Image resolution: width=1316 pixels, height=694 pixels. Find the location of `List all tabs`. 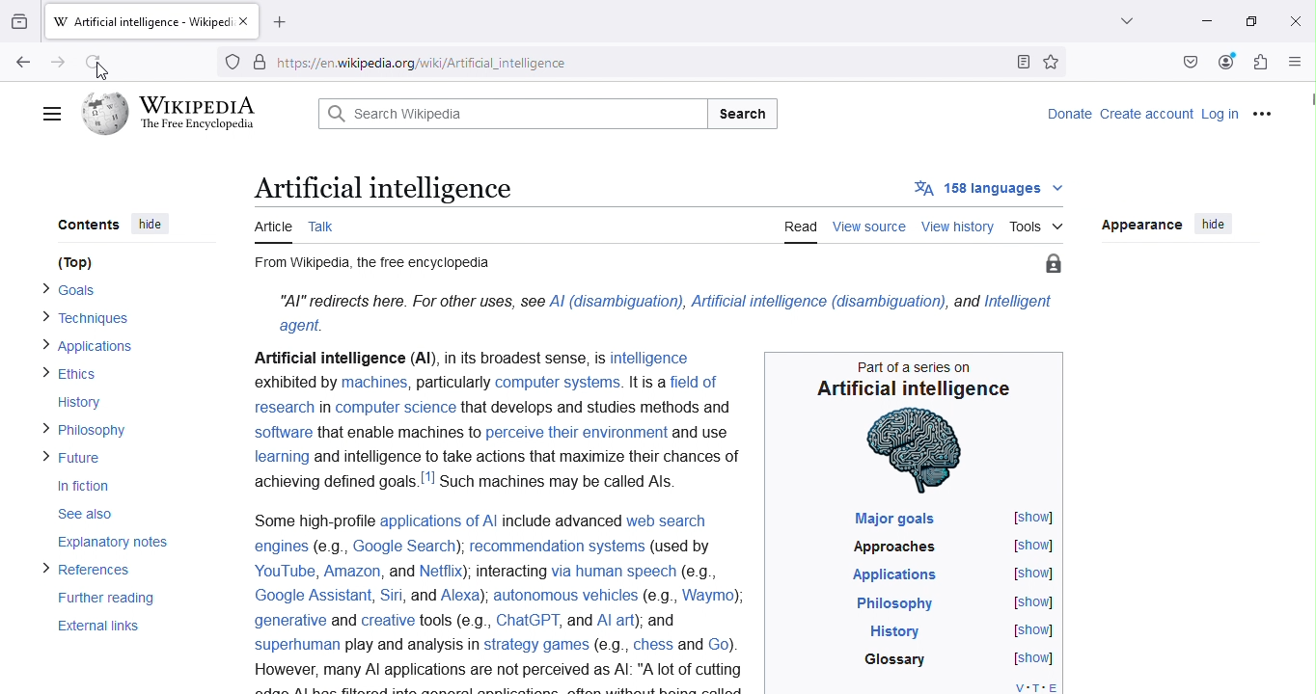

List all tabs is located at coordinates (1118, 25).